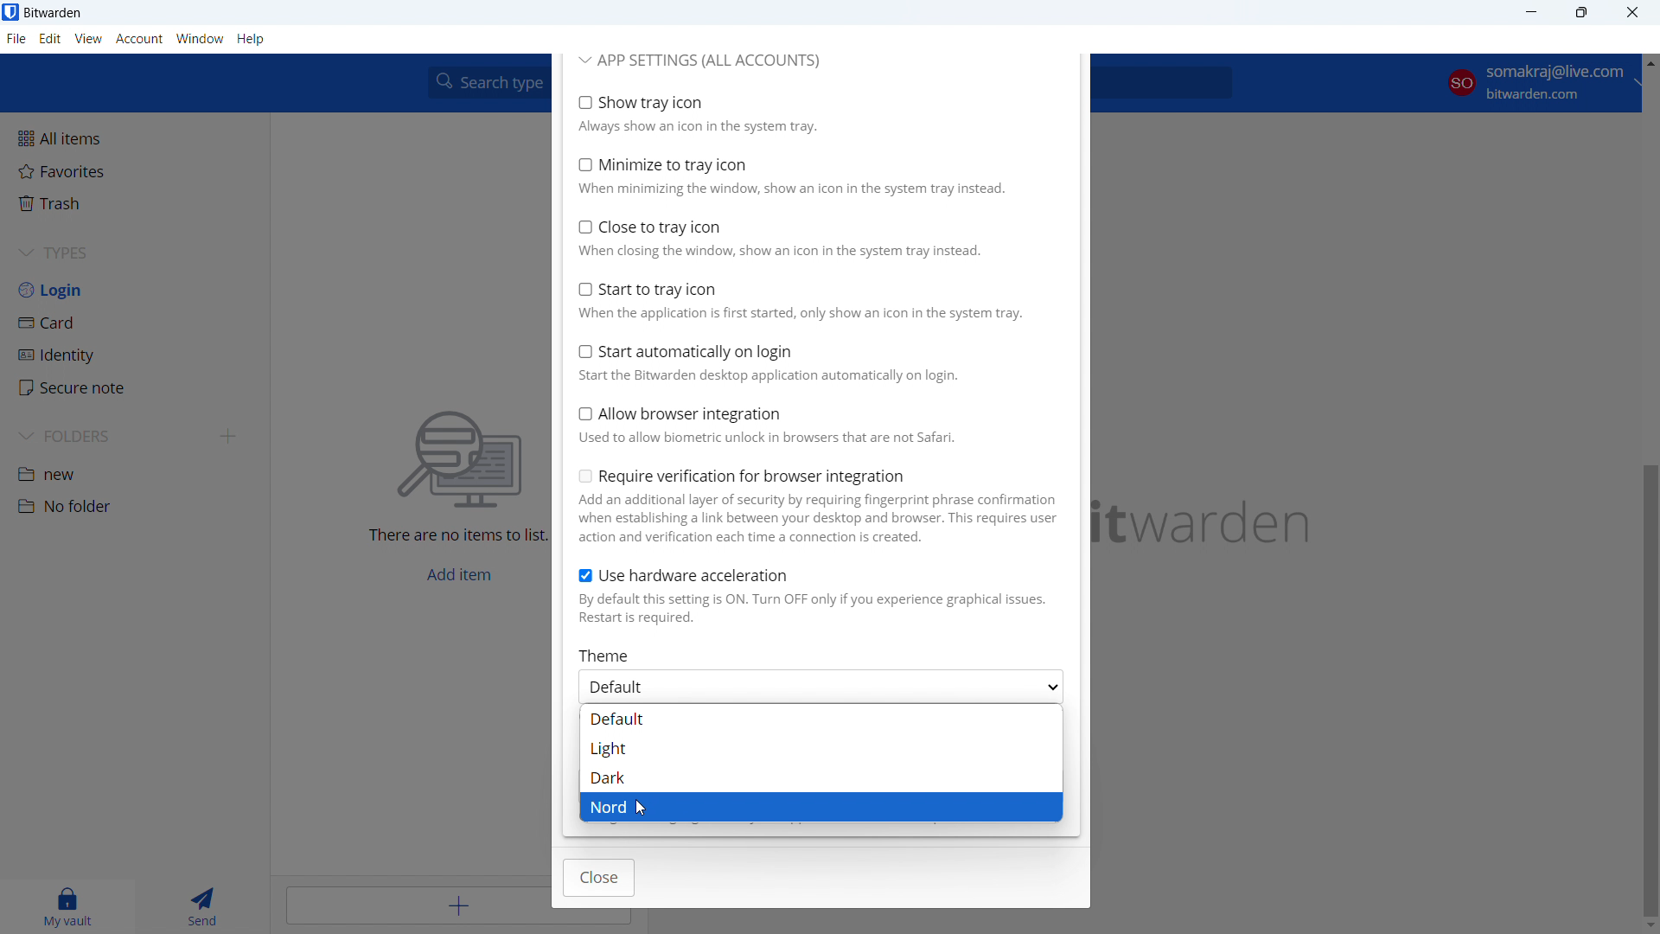 The width and height of the screenshot is (1660, 934). I want to click on light, so click(819, 748).